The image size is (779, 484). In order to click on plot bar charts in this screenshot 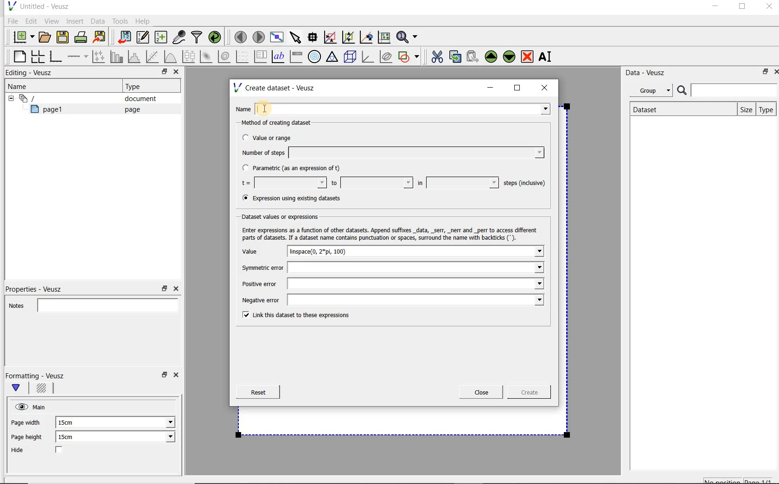, I will do `click(117, 57)`.